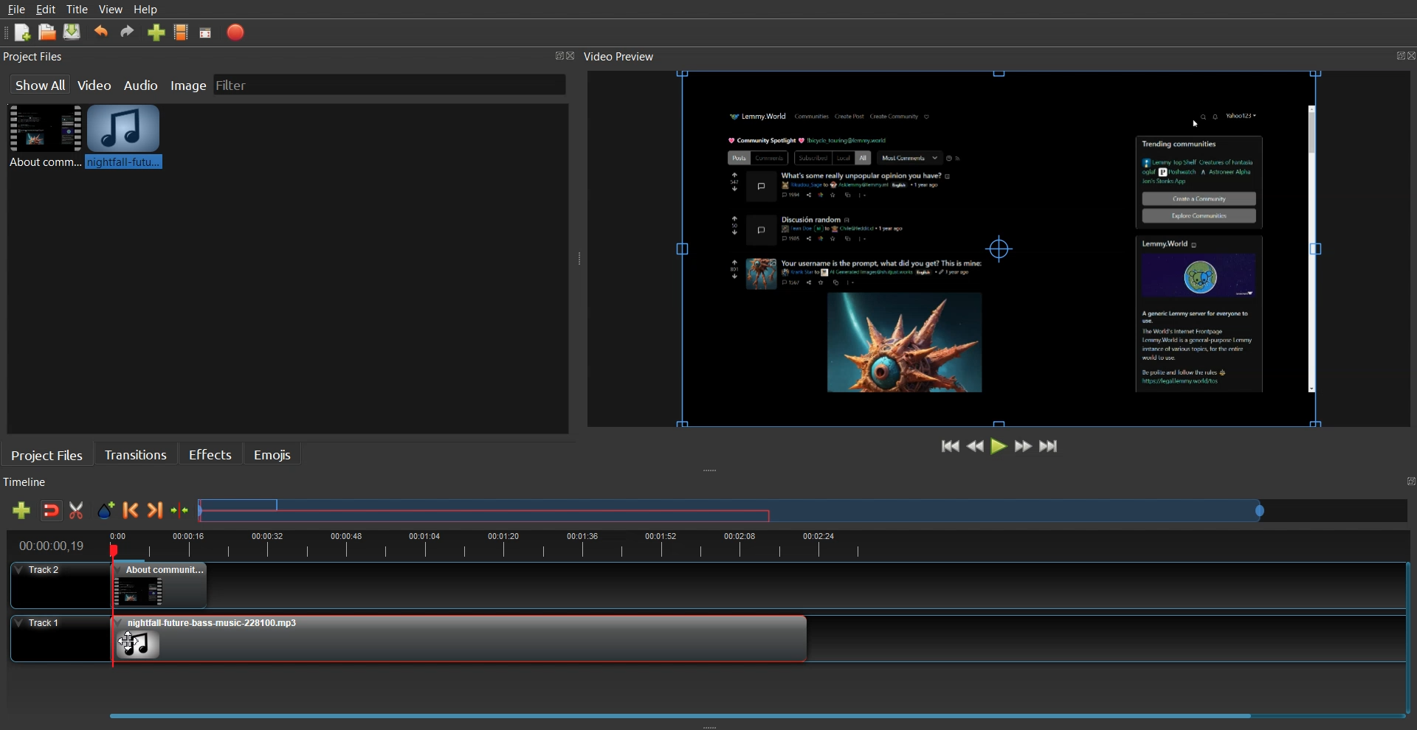 This screenshot has width=1417, height=730. What do you see at coordinates (101, 32) in the screenshot?
I see `Undo` at bounding box center [101, 32].